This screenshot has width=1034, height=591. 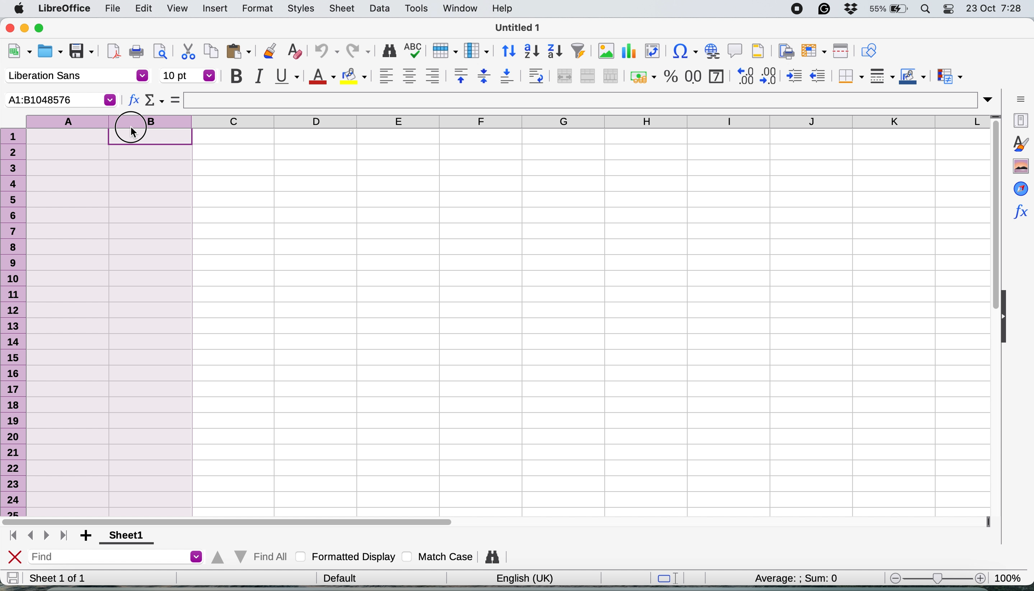 I want to click on navigator, so click(x=1019, y=187).